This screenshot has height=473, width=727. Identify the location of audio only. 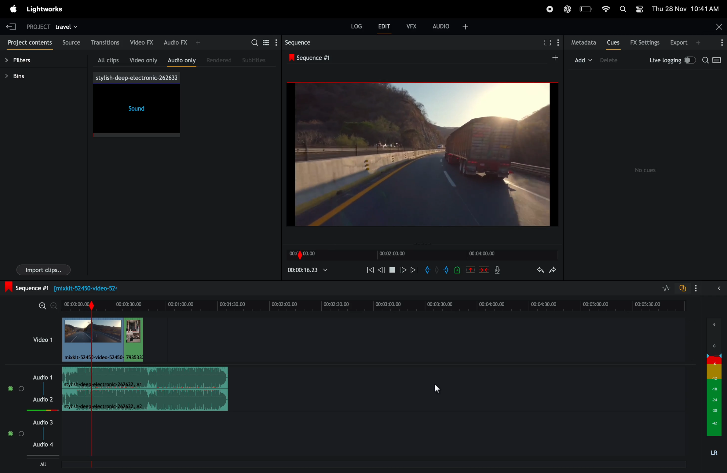
(180, 61).